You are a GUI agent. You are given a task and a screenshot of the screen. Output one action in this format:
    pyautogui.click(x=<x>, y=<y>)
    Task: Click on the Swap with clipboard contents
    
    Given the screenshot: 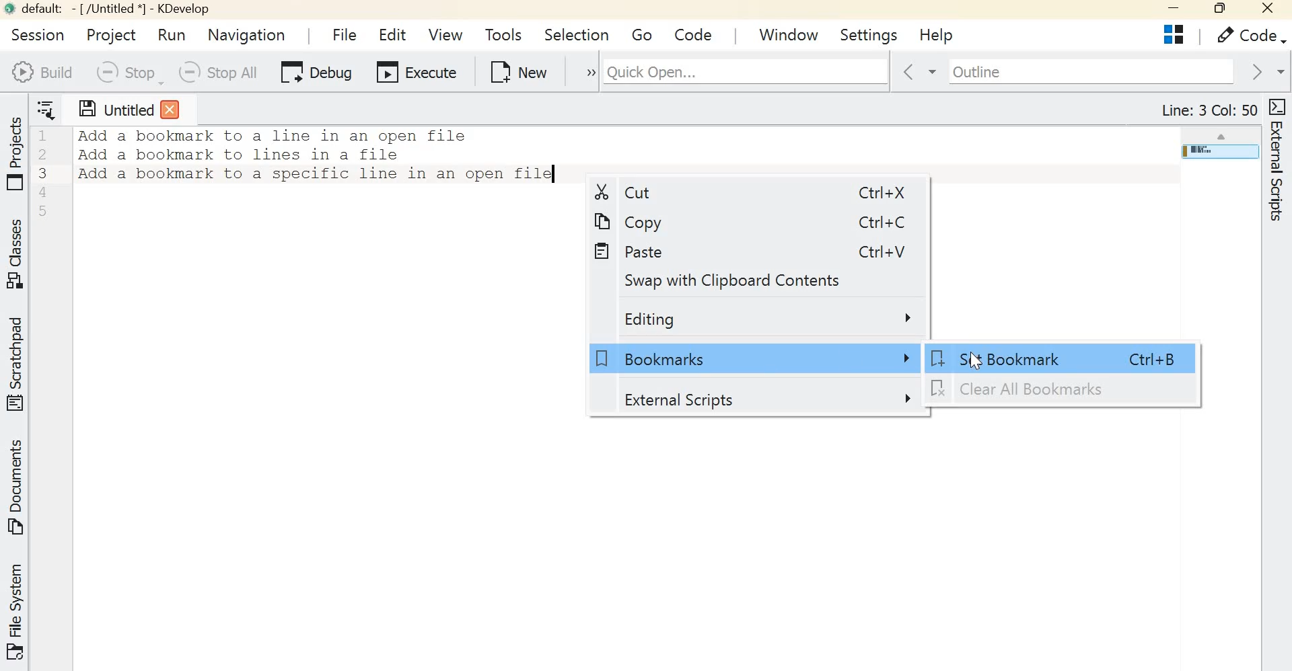 What is the action you would take?
    pyautogui.click(x=742, y=282)
    